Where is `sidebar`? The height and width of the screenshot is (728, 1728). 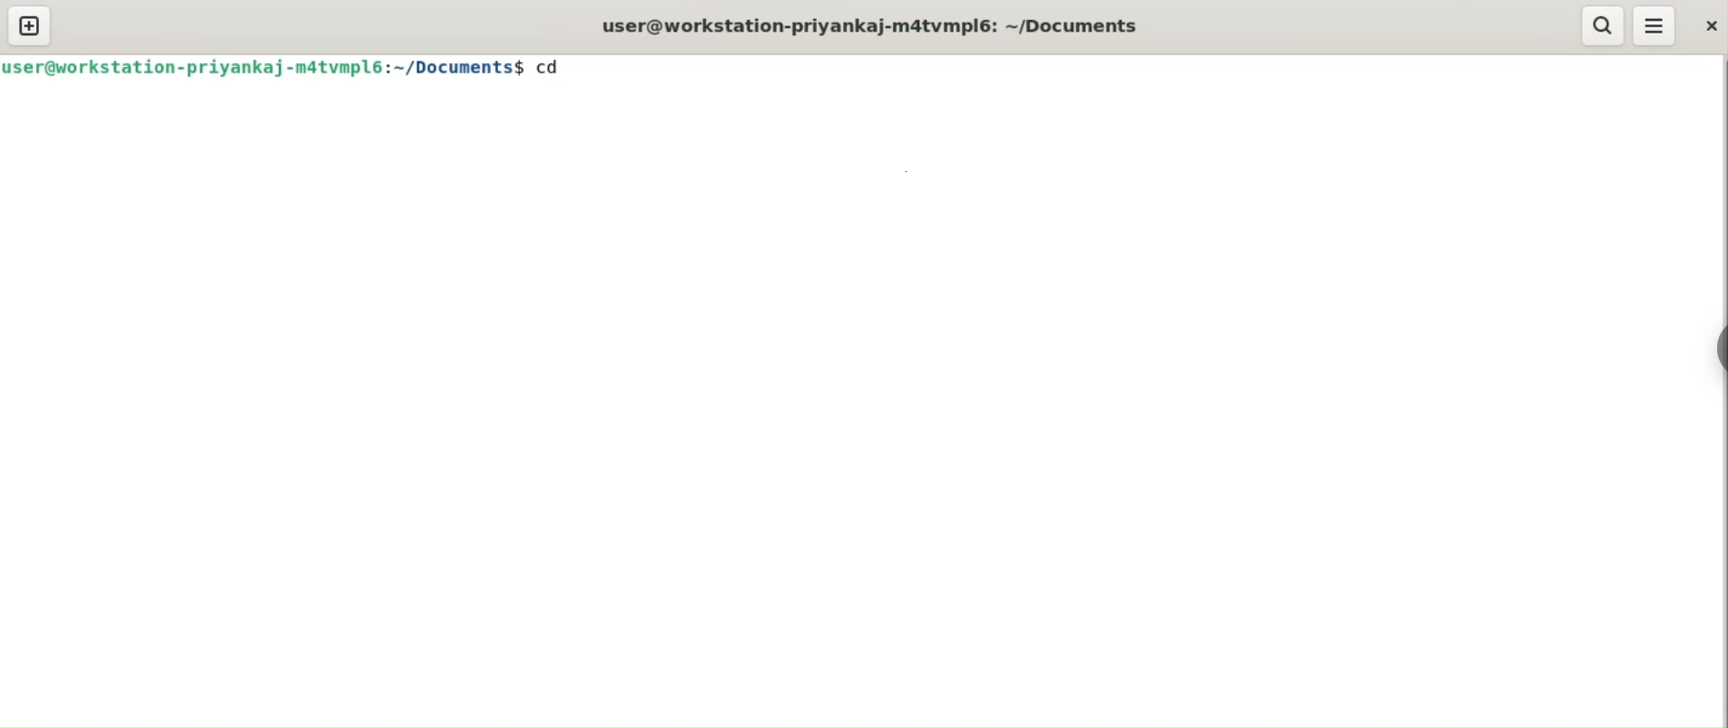 sidebar is located at coordinates (1721, 349).